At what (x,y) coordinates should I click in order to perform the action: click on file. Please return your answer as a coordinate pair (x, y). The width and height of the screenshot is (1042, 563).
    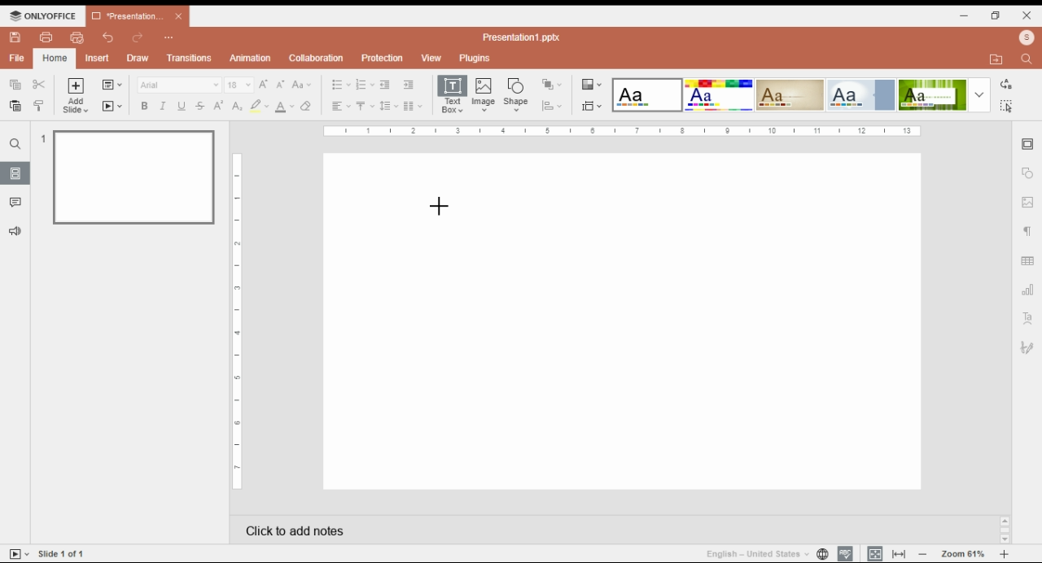
    Looking at the image, I should click on (16, 58).